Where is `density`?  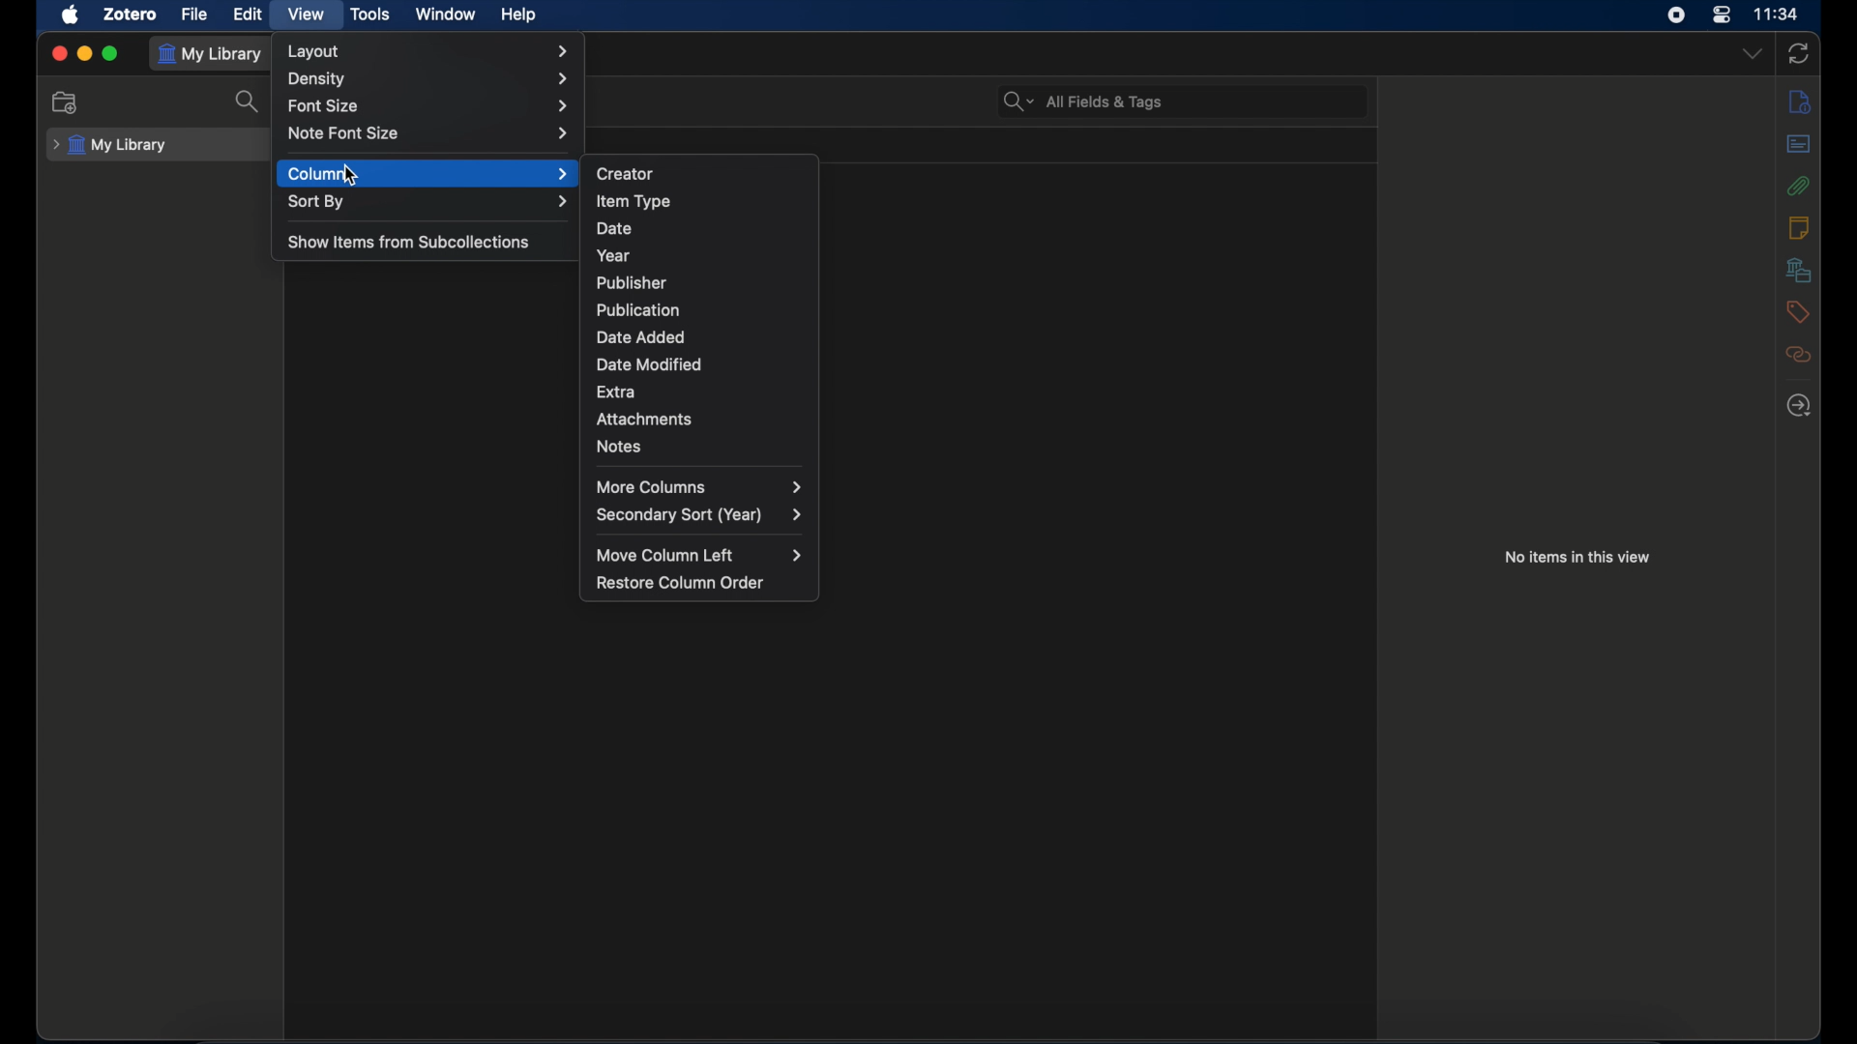
density is located at coordinates (428, 79).